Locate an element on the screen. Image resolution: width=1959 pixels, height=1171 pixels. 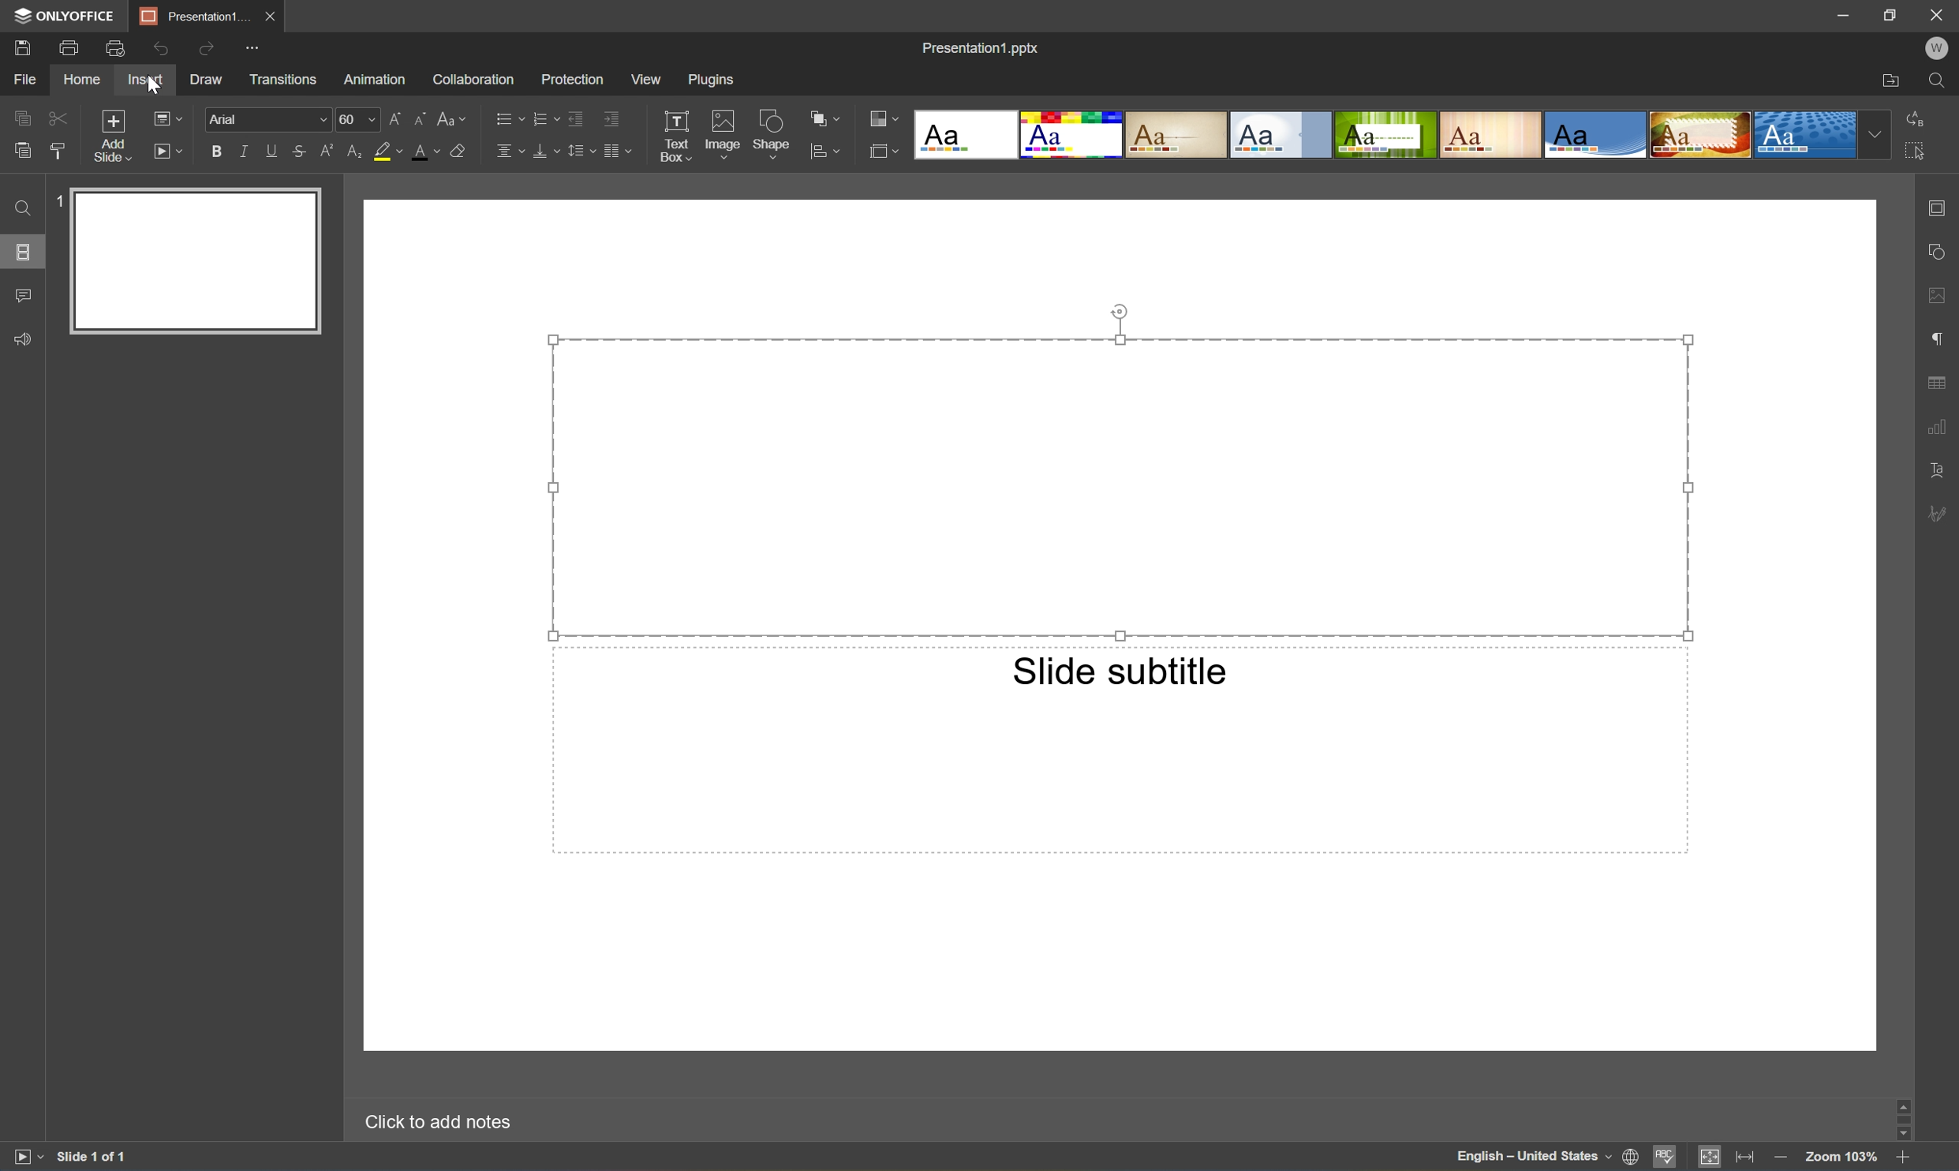
Image settings is located at coordinates (1944, 297).